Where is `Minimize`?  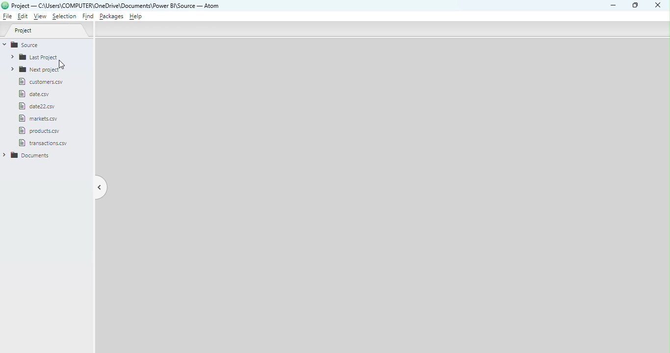 Minimize is located at coordinates (614, 6).